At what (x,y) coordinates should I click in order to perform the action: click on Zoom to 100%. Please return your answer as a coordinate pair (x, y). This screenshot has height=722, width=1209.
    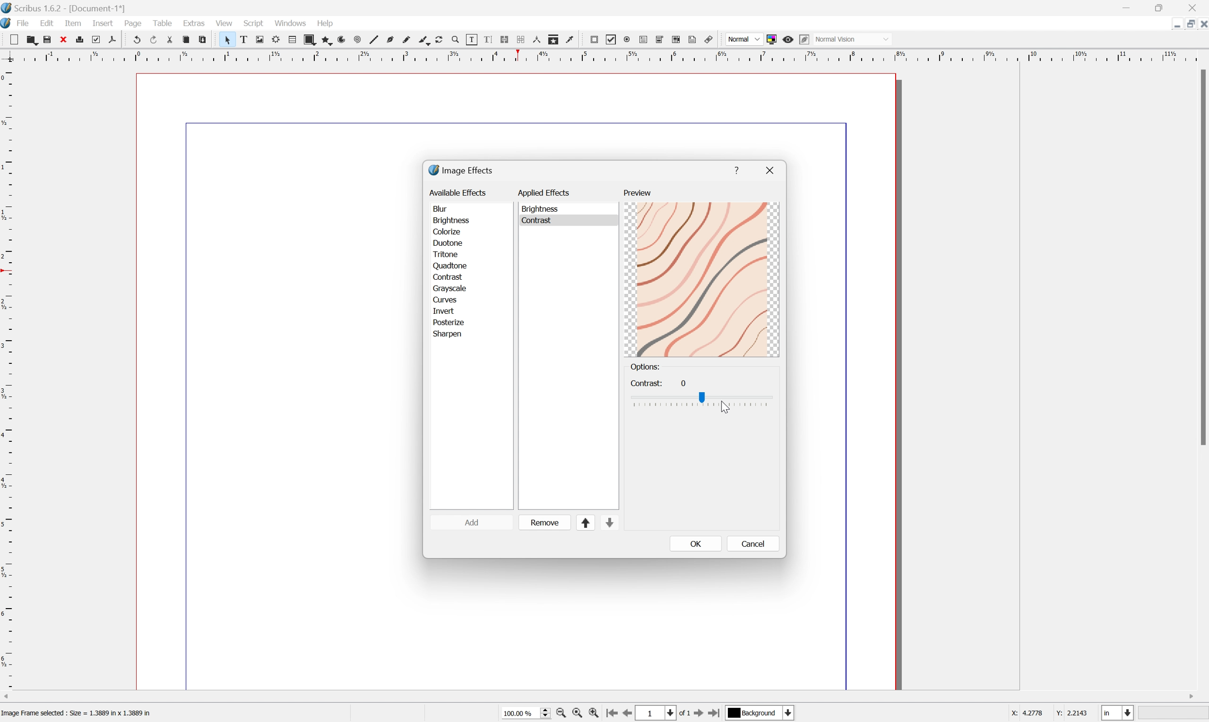
    Looking at the image, I should click on (579, 714).